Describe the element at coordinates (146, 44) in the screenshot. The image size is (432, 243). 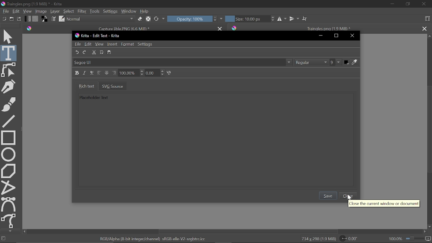
I see `Settings` at that location.